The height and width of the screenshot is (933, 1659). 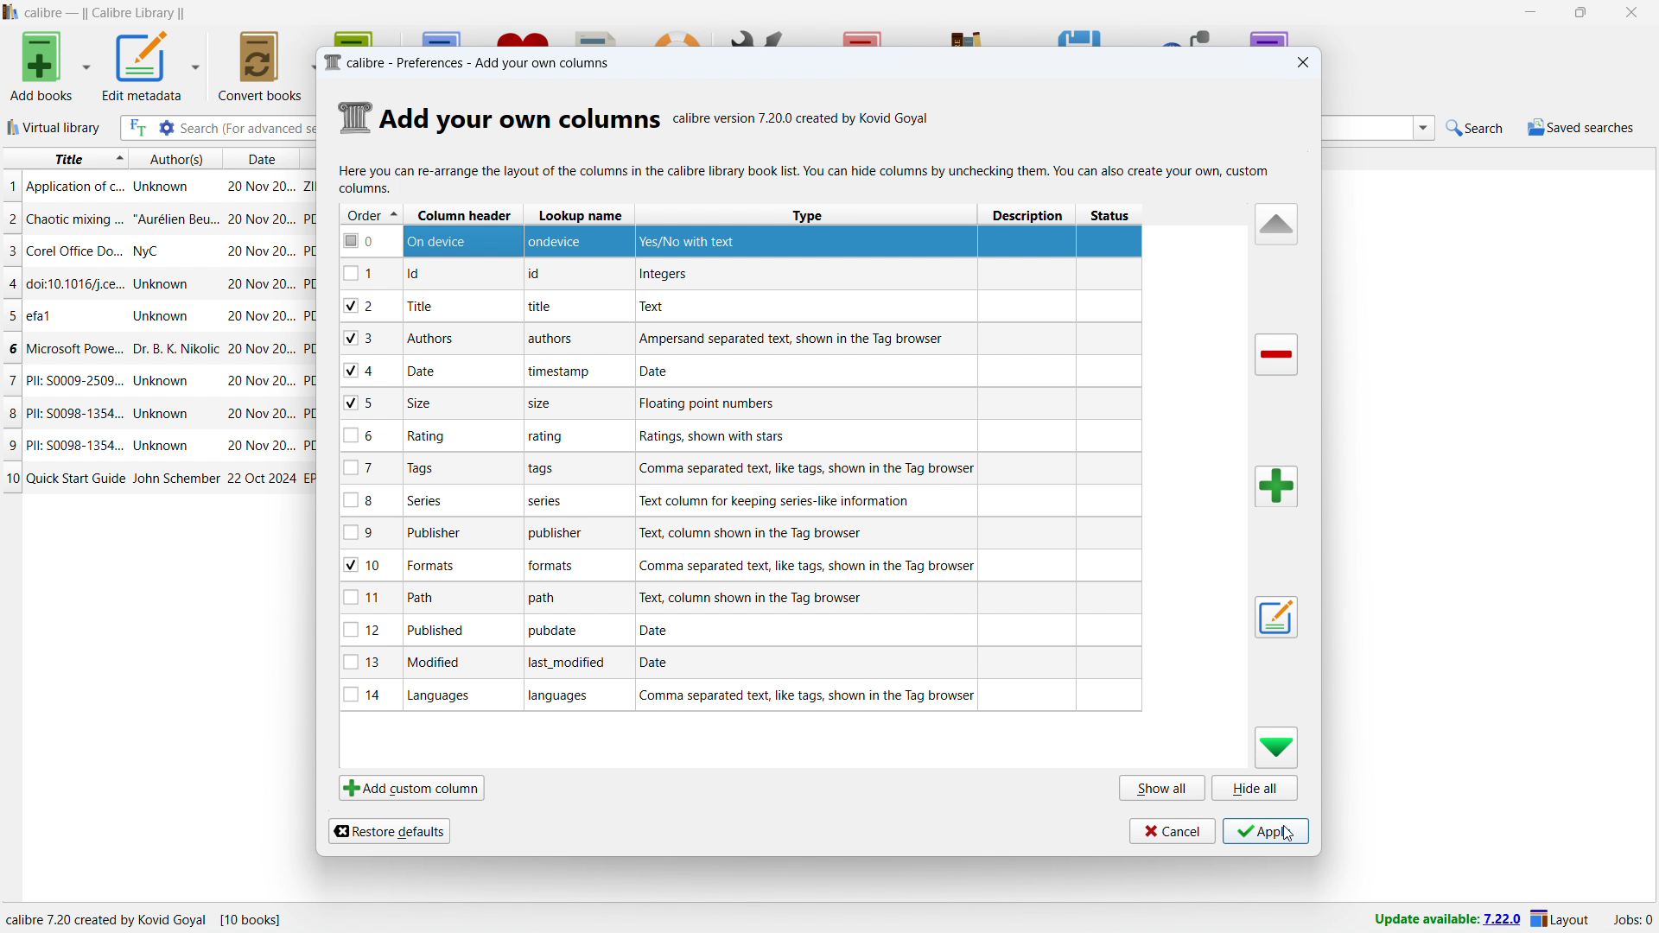 What do you see at coordinates (691, 241) in the screenshot?
I see `yes/No with text` at bounding box center [691, 241].